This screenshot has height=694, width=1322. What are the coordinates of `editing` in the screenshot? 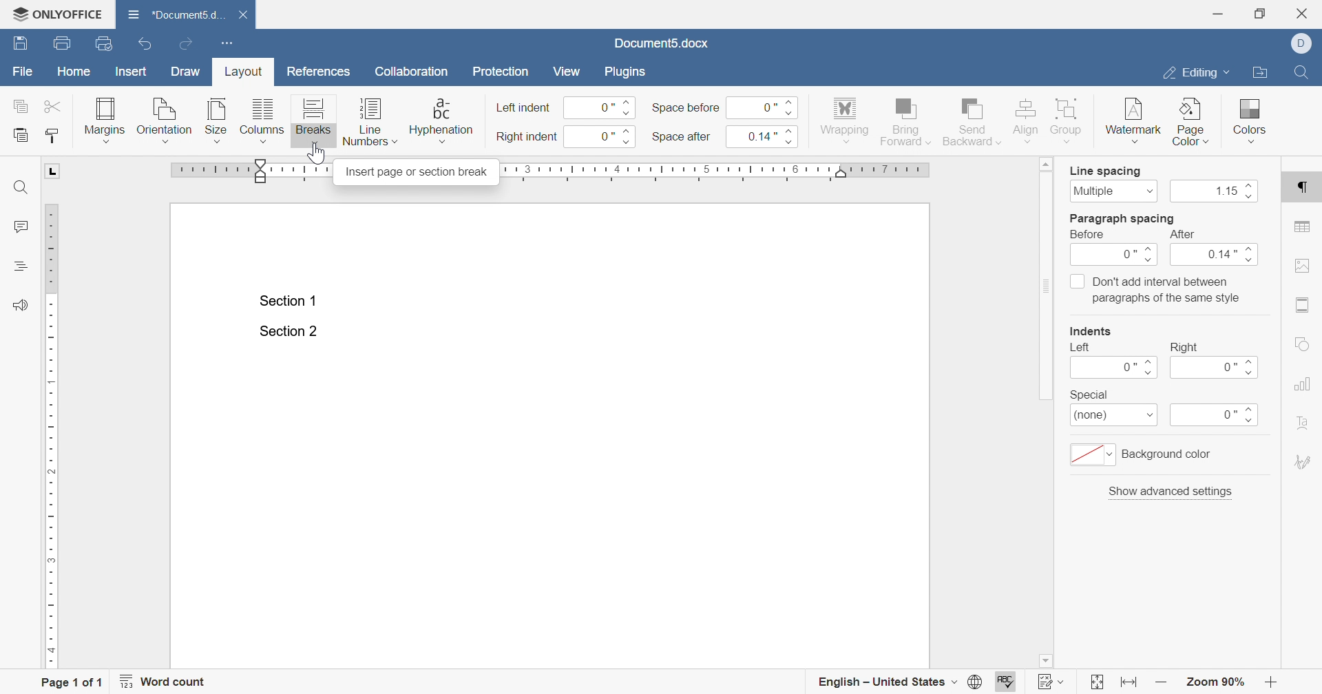 It's located at (1196, 75).